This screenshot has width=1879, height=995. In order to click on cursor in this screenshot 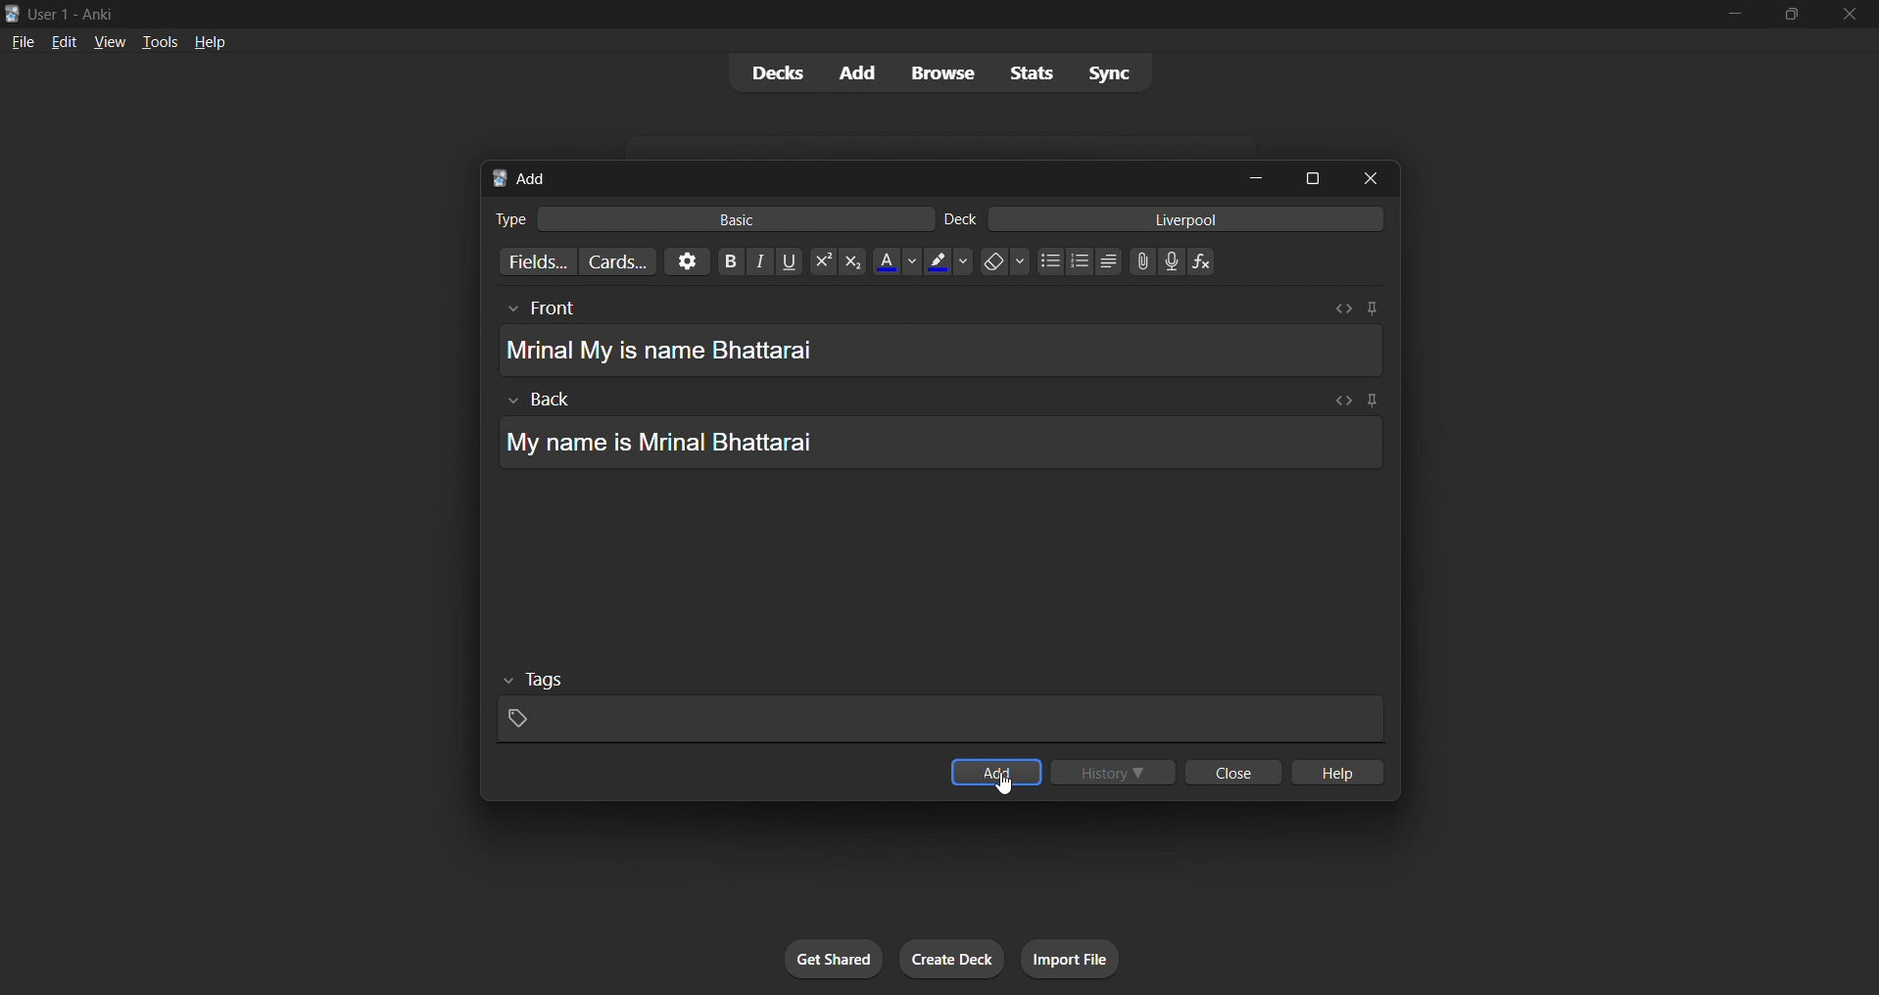, I will do `click(1011, 795)`.